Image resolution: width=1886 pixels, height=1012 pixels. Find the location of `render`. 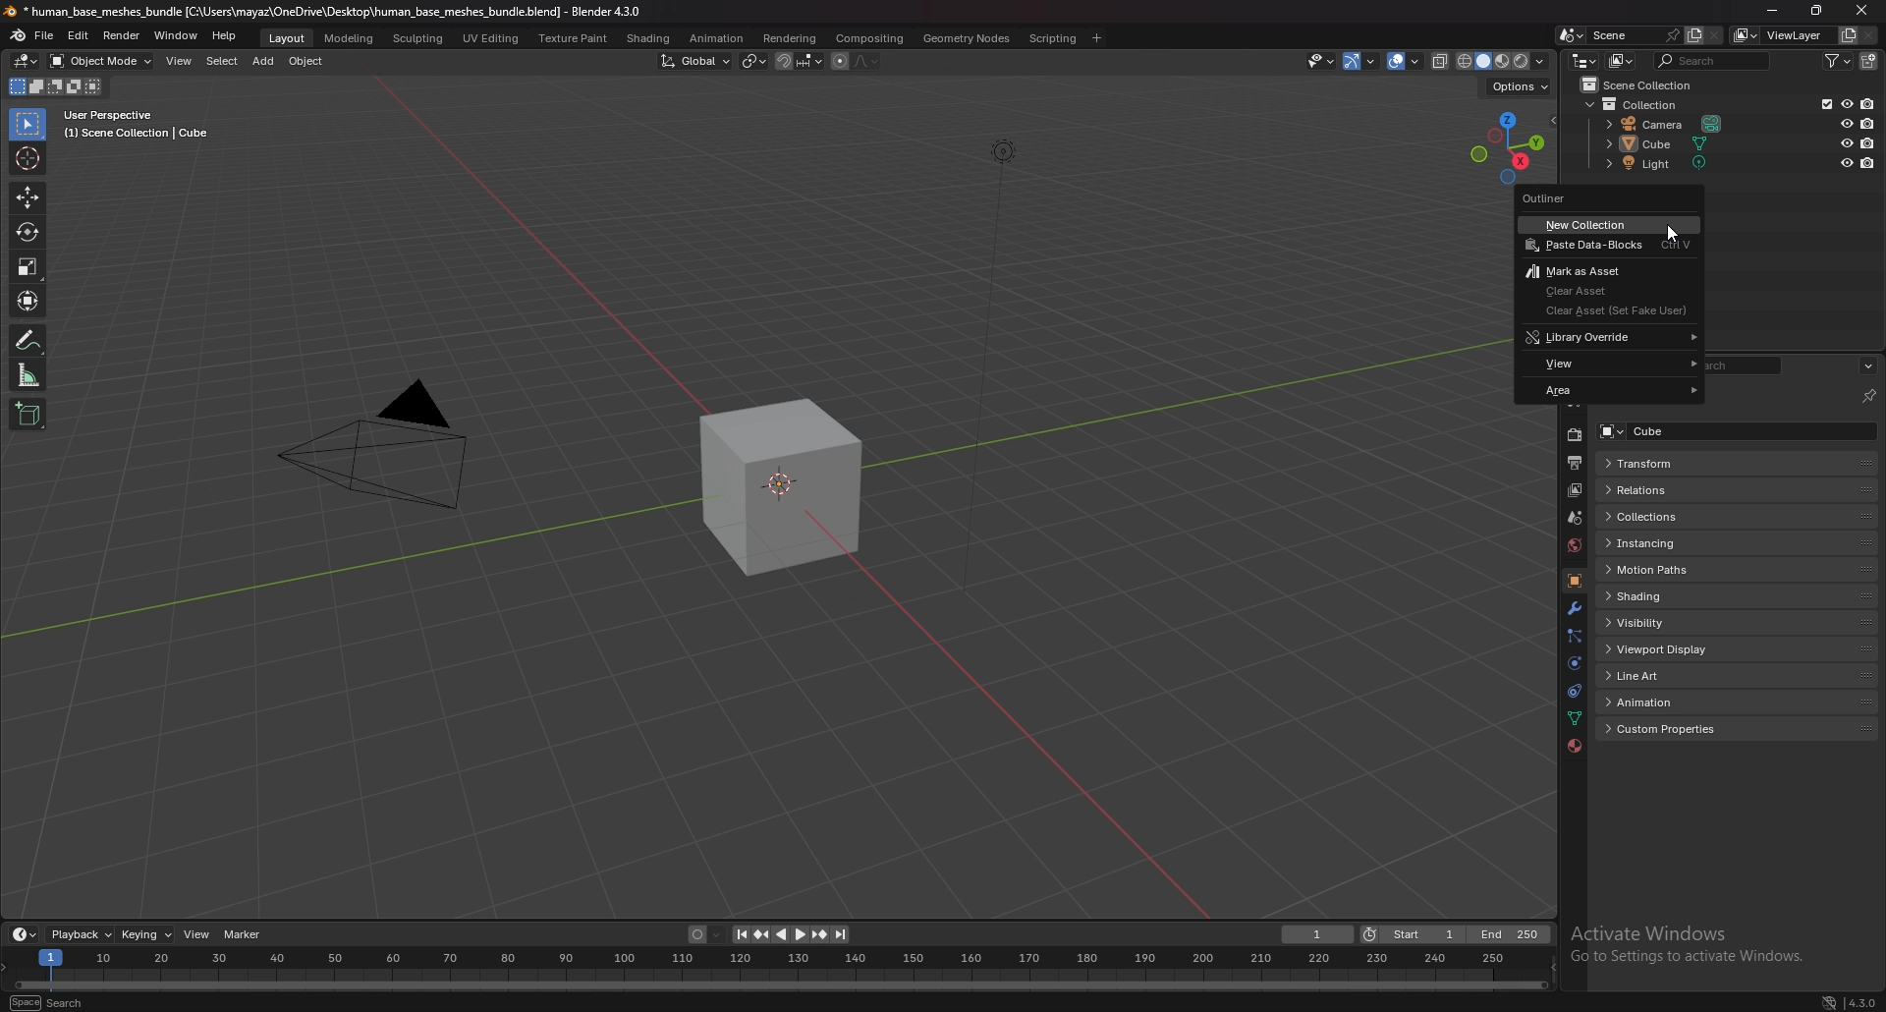

render is located at coordinates (123, 35).